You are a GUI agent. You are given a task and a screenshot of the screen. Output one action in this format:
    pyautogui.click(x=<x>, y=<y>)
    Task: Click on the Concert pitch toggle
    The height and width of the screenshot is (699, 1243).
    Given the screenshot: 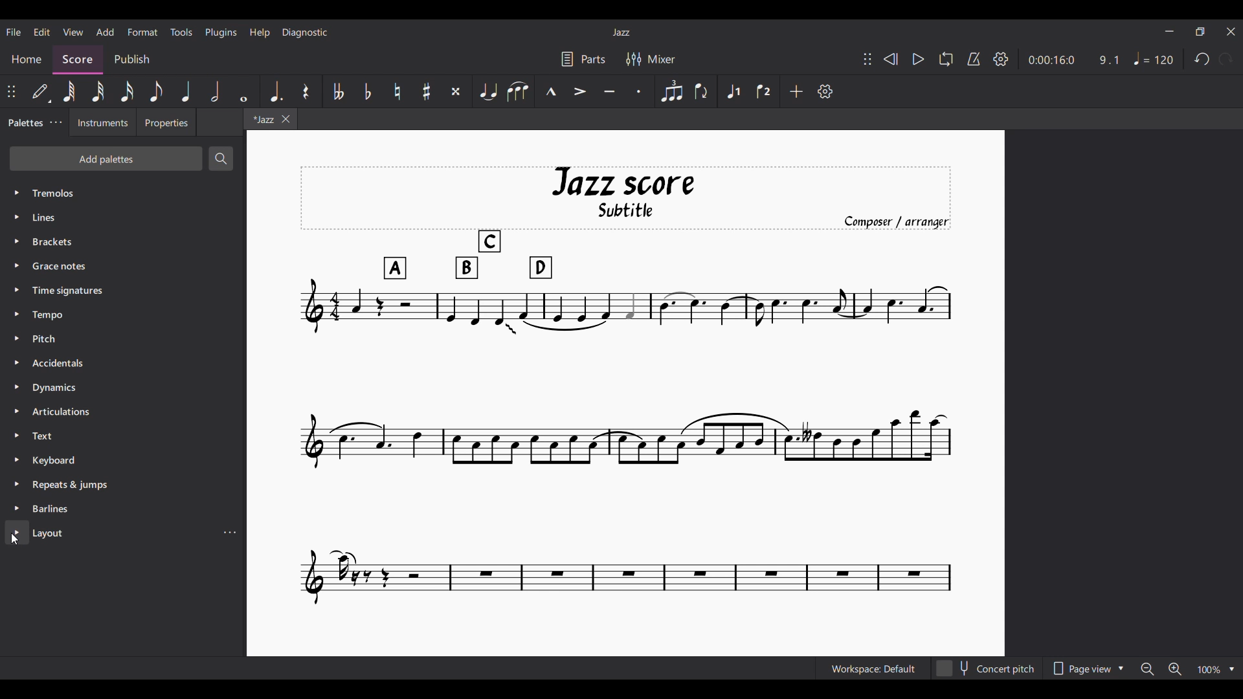 What is the action you would take?
    pyautogui.click(x=987, y=668)
    